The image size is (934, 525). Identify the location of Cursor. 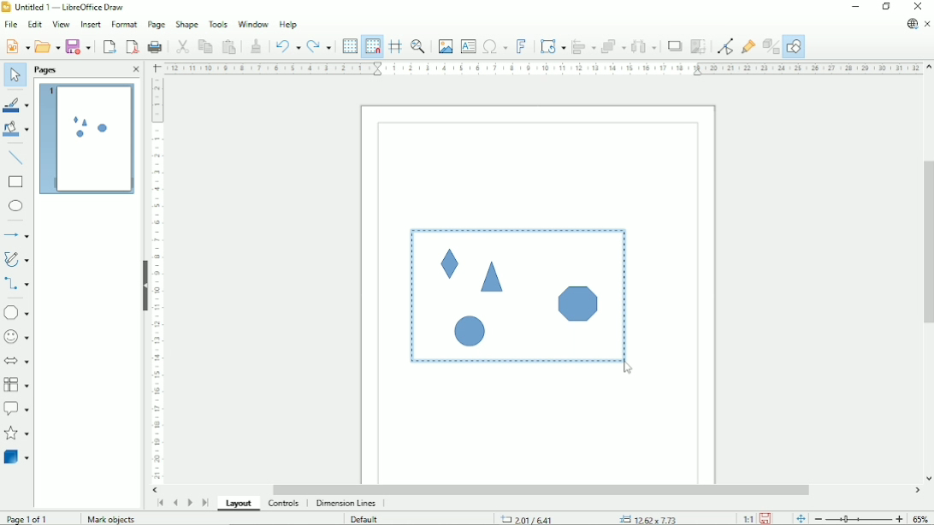
(628, 369).